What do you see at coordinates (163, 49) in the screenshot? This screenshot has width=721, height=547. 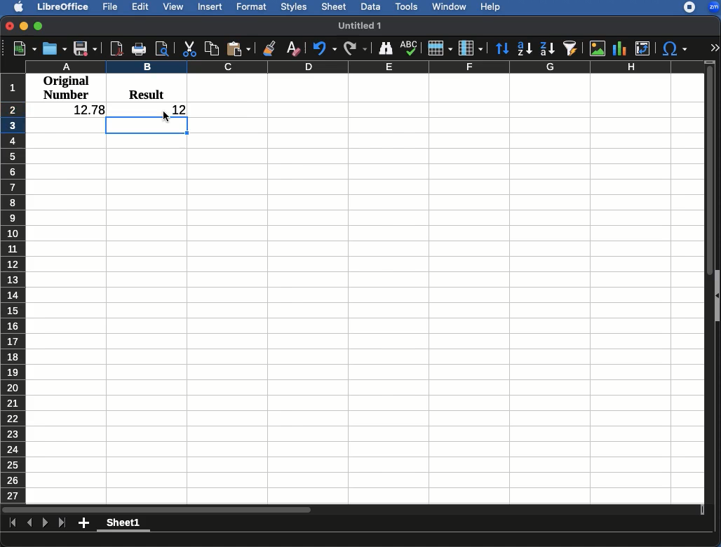 I see `Print preview ` at bounding box center [163, 49].